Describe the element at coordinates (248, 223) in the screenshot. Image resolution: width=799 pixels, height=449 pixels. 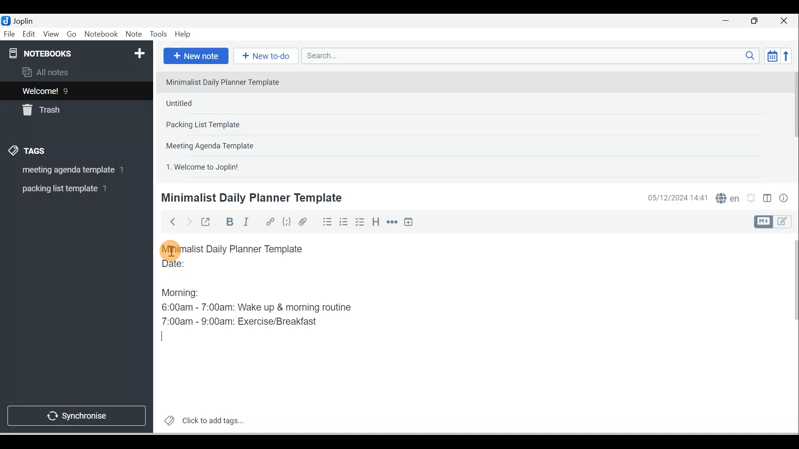
I see `Italic` at that location.